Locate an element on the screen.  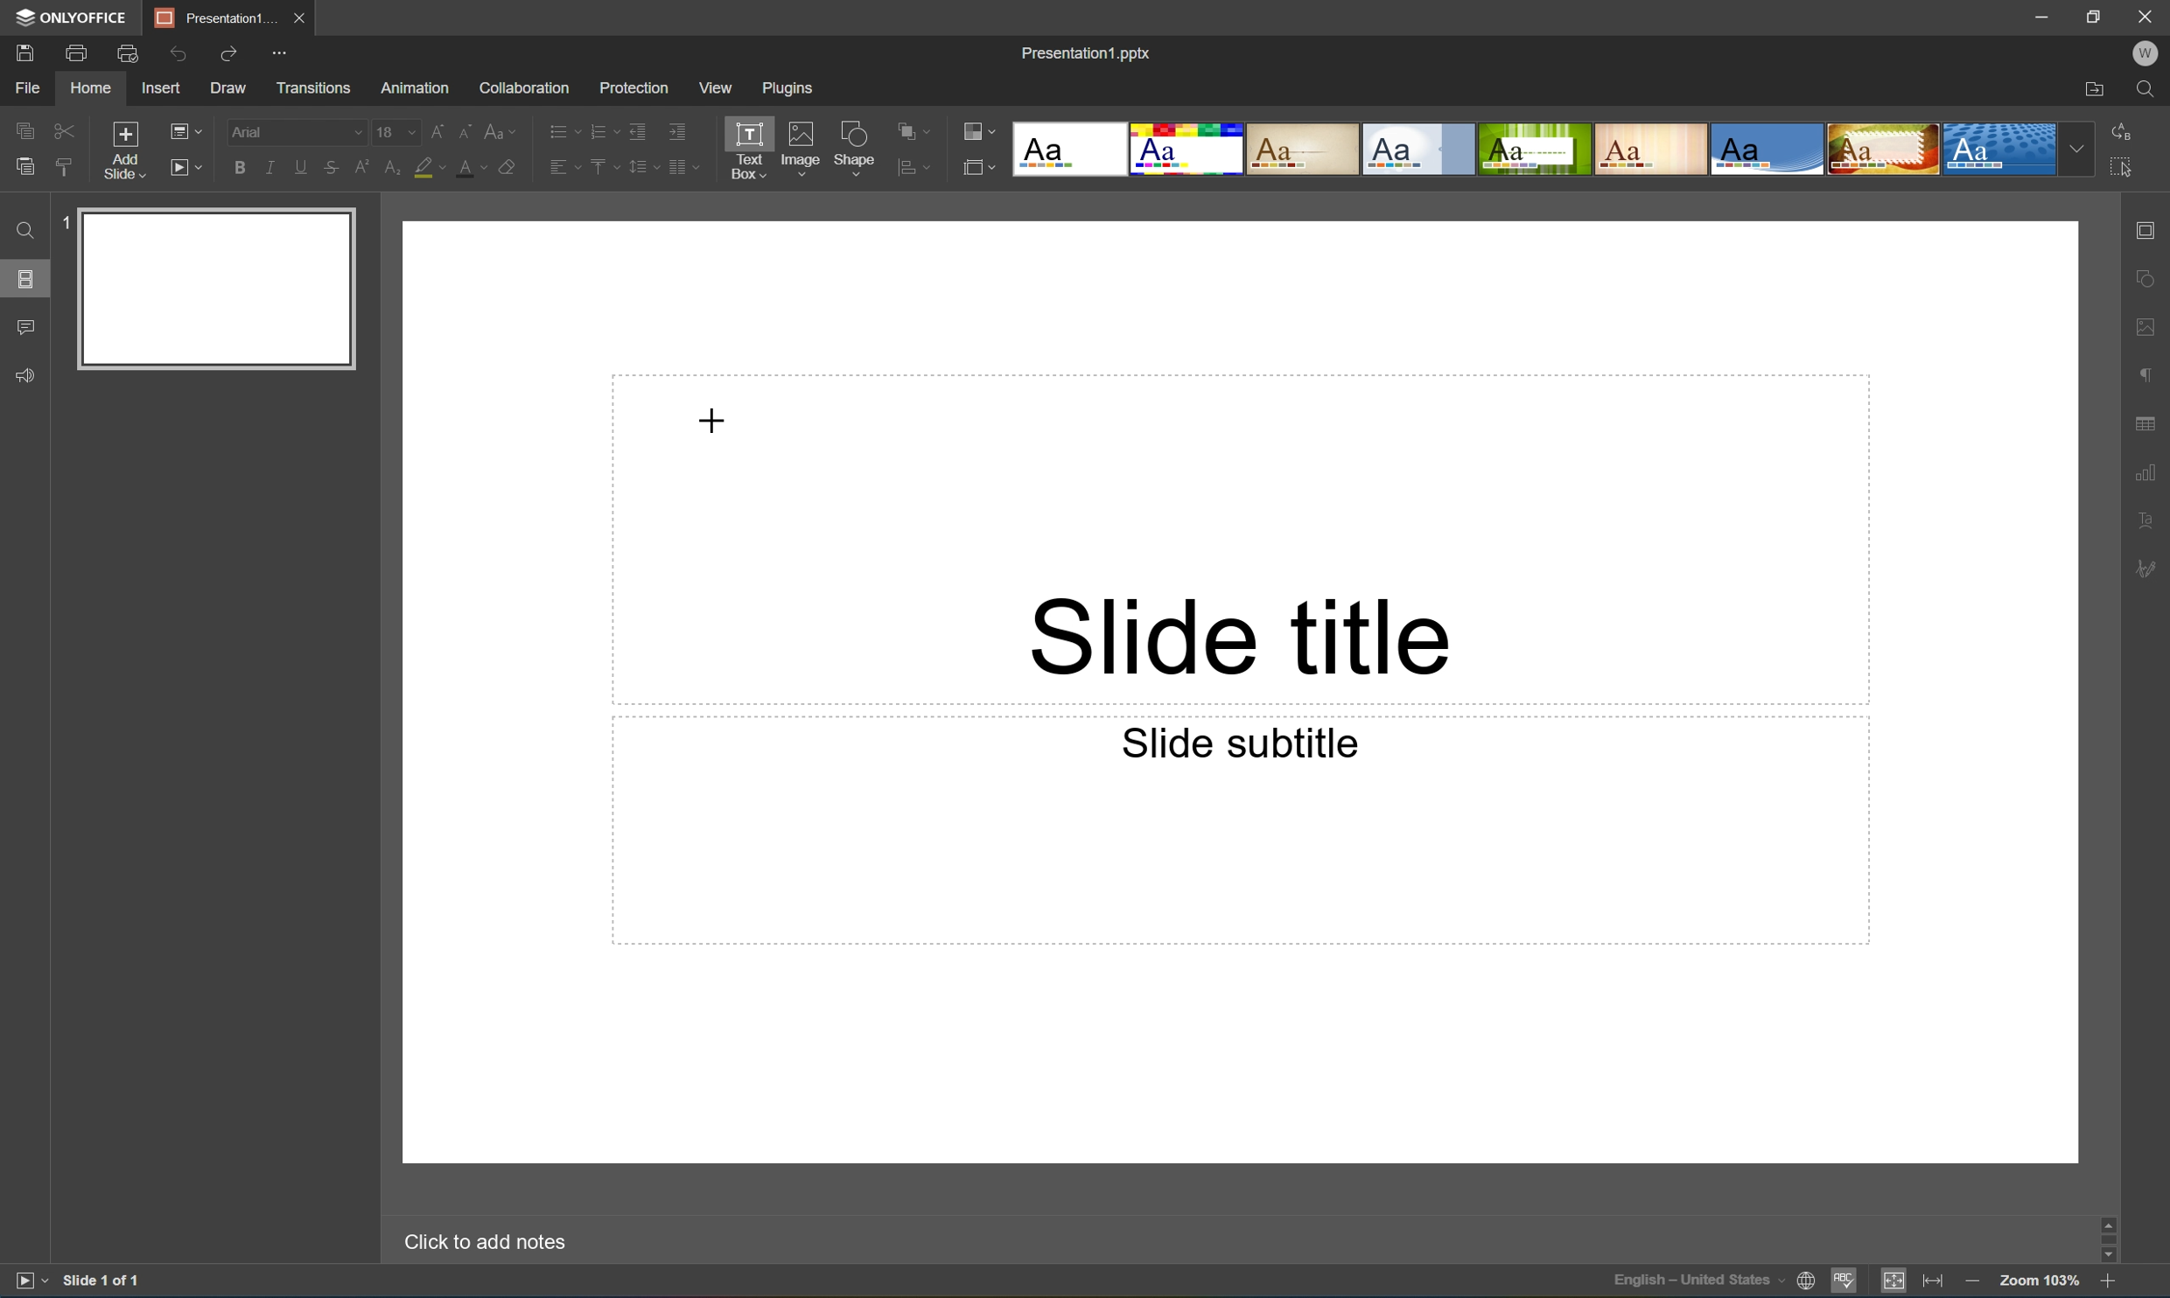
paragraph settings is located at coordinates (2150, 372).